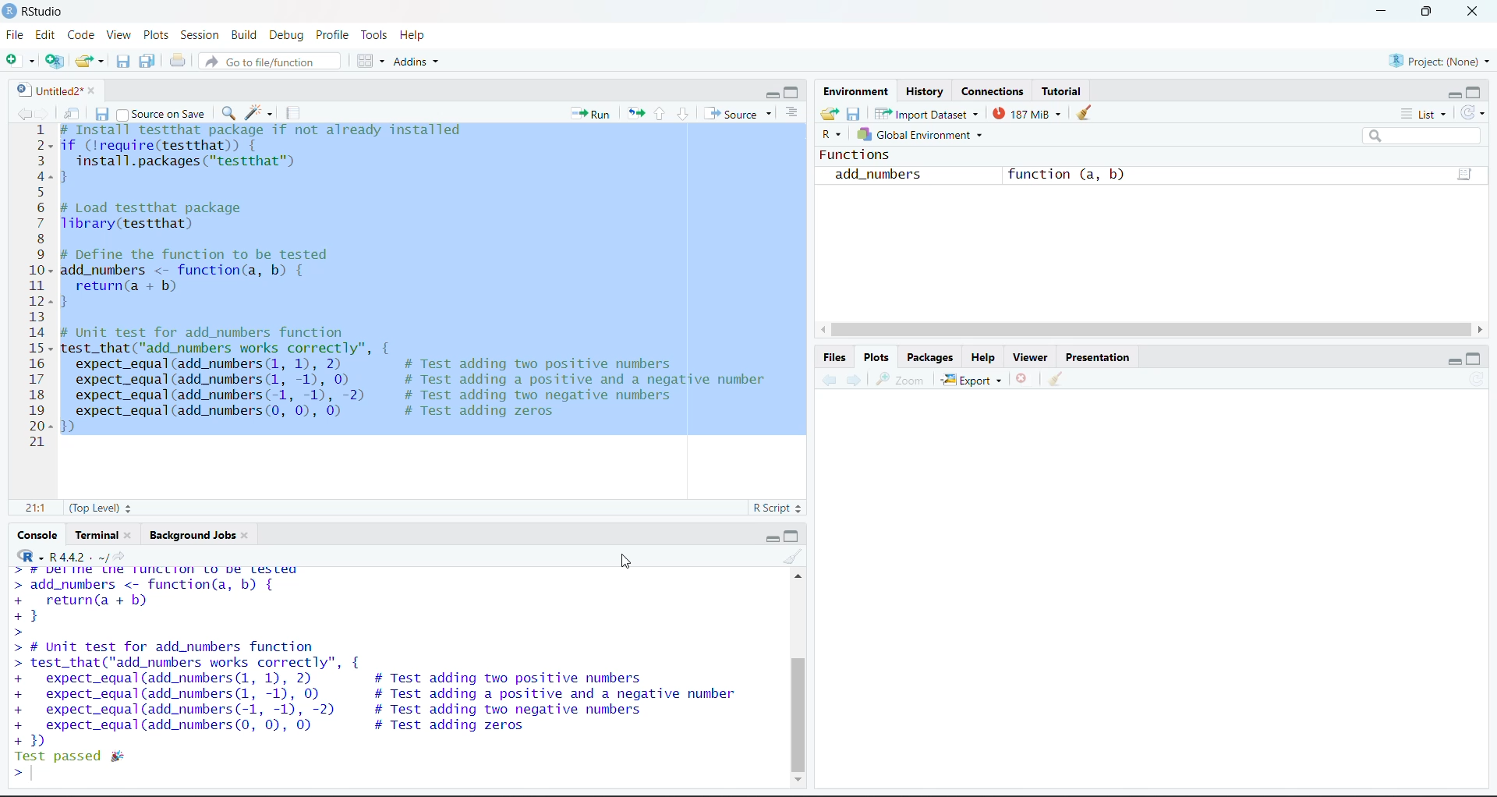  I want to click on zoom, so click(902, 378).